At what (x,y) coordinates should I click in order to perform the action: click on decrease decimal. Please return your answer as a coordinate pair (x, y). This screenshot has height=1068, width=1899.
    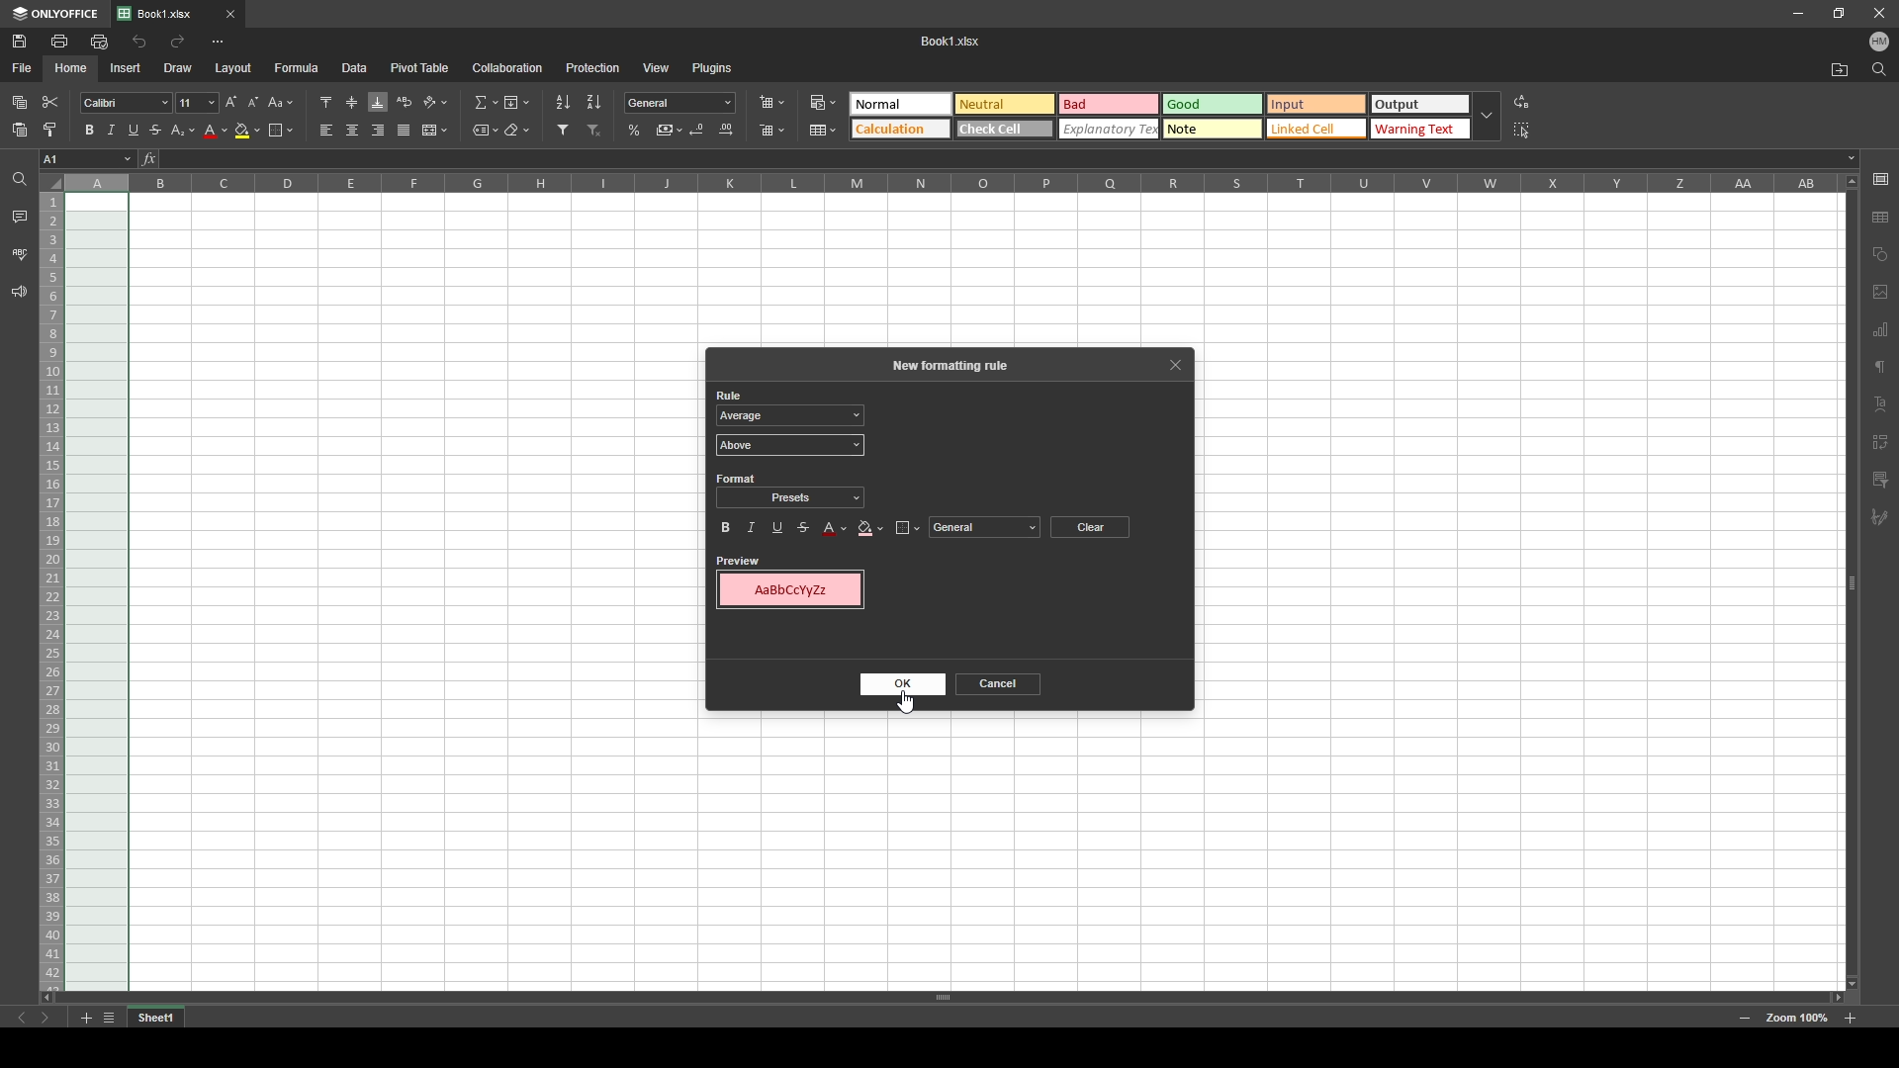
    Looking at the image, I should click on (699, 129).